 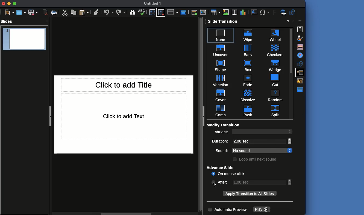 I want to click on wipe, so click(x=247, y=34).